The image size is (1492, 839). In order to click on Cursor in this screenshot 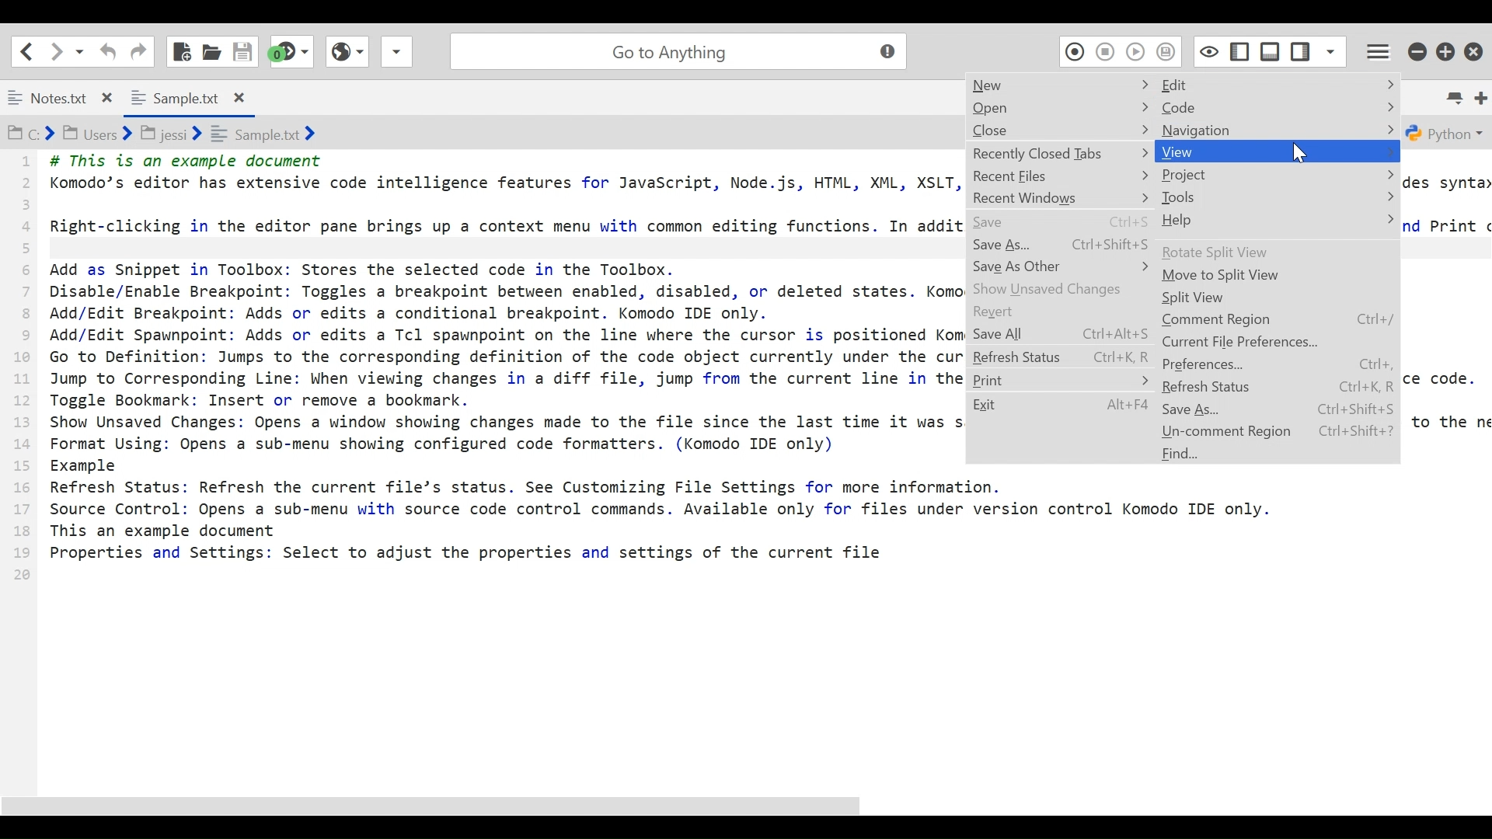, I will do `click(1298, 156)`.